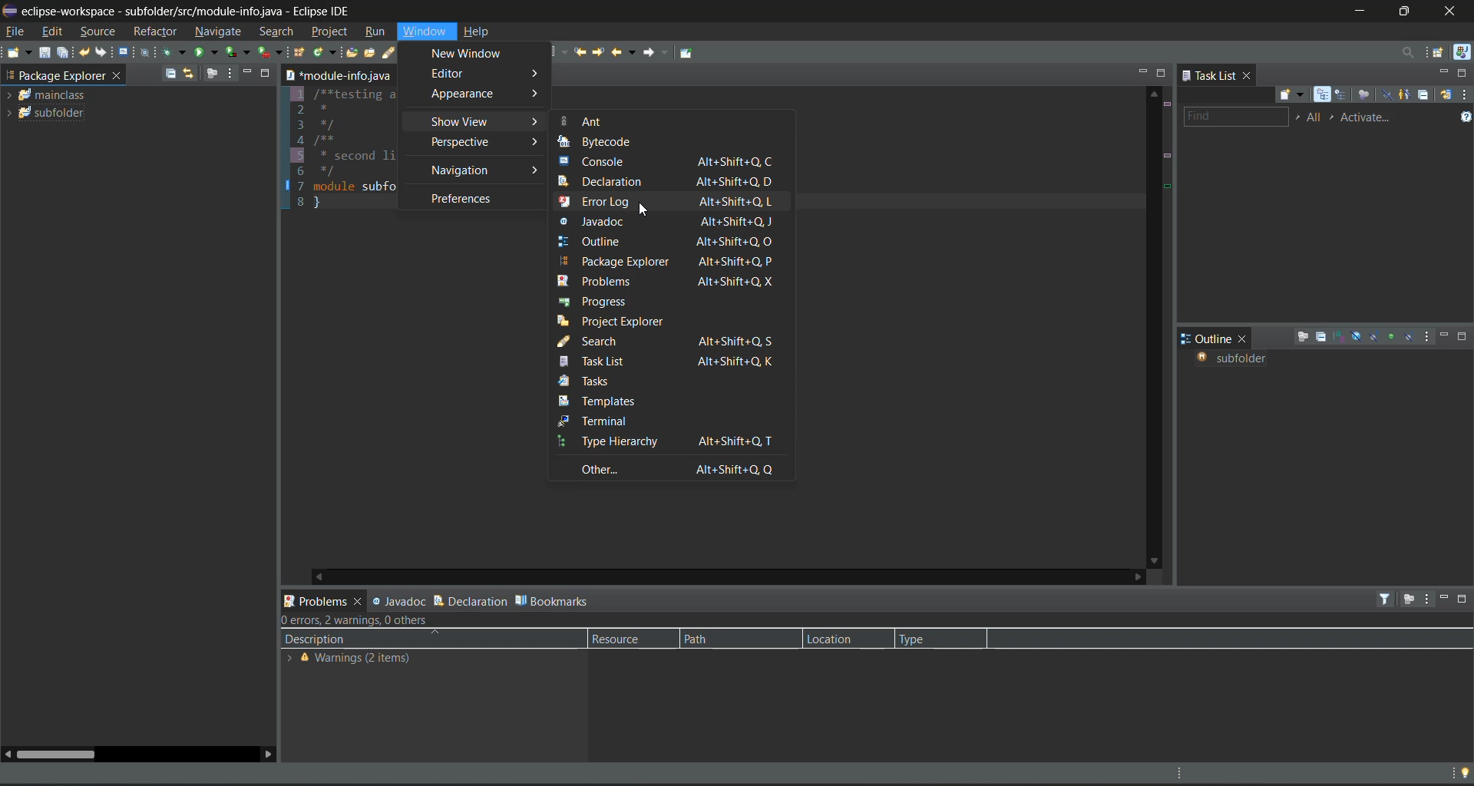  Describe the element at coordinates (477, 54) in the screenshot. I see `new window` at that location.